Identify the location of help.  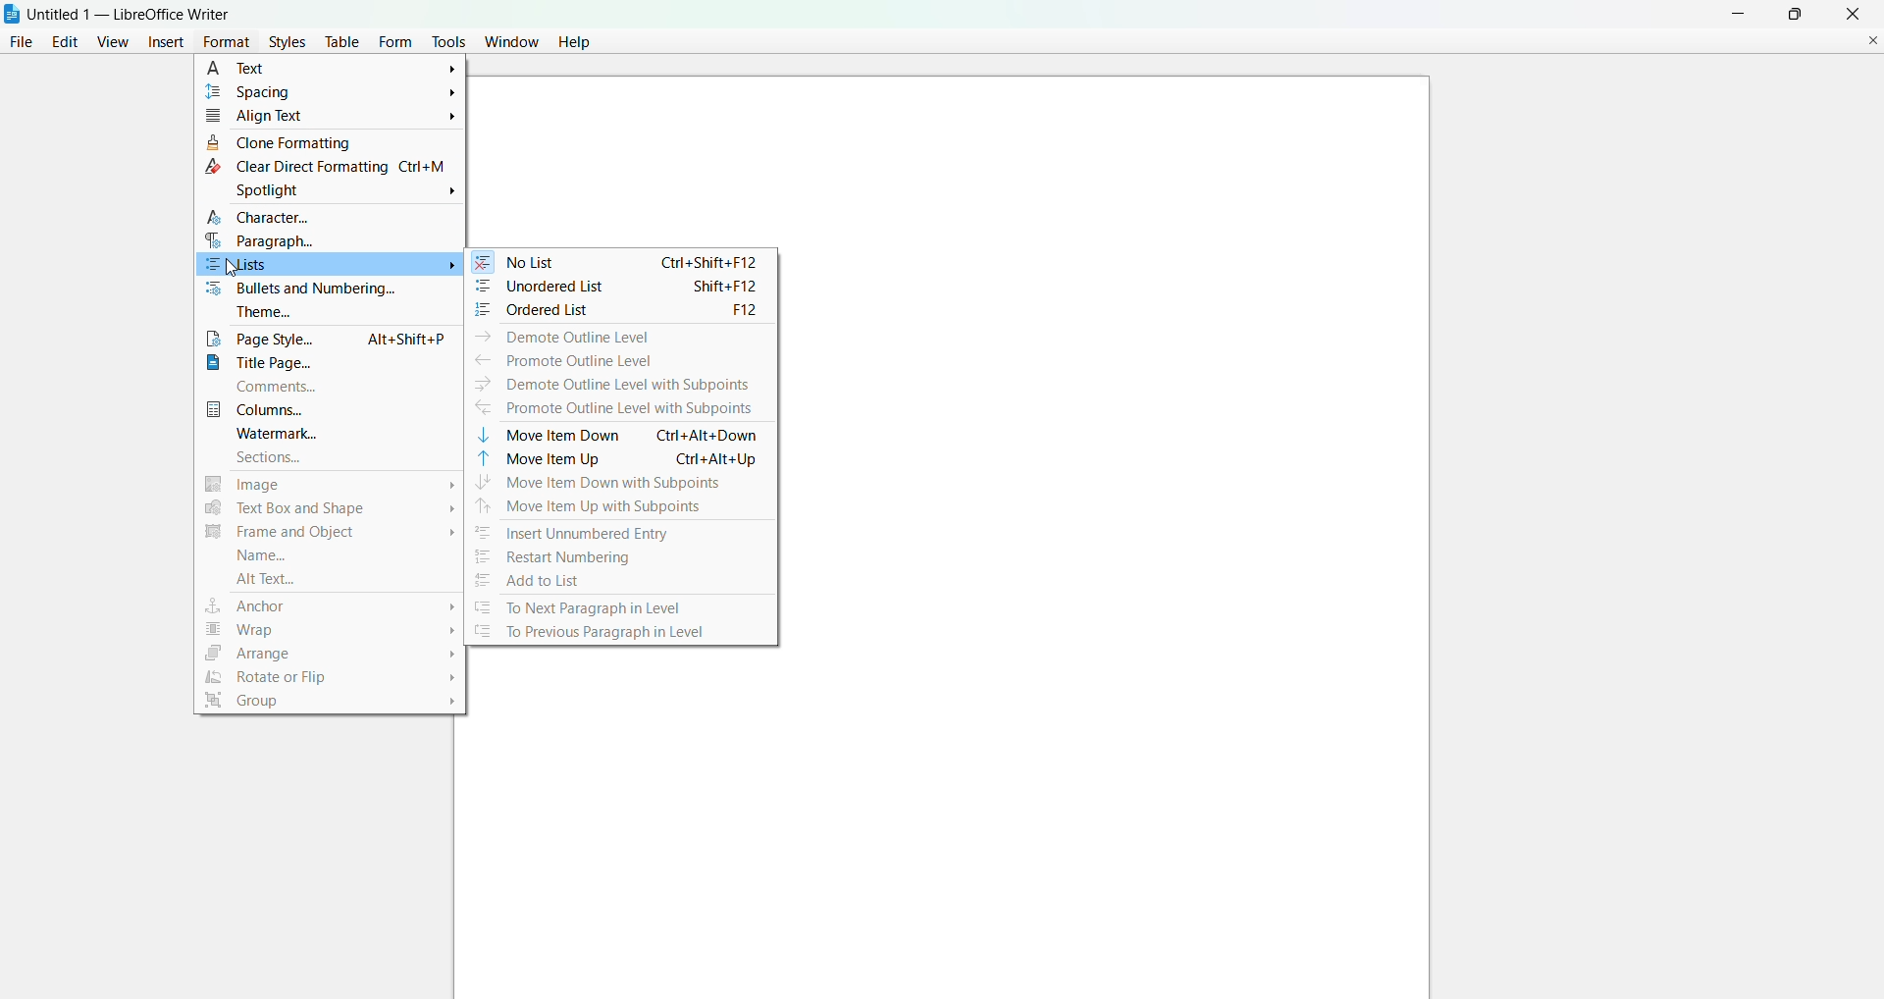
(575, 41).